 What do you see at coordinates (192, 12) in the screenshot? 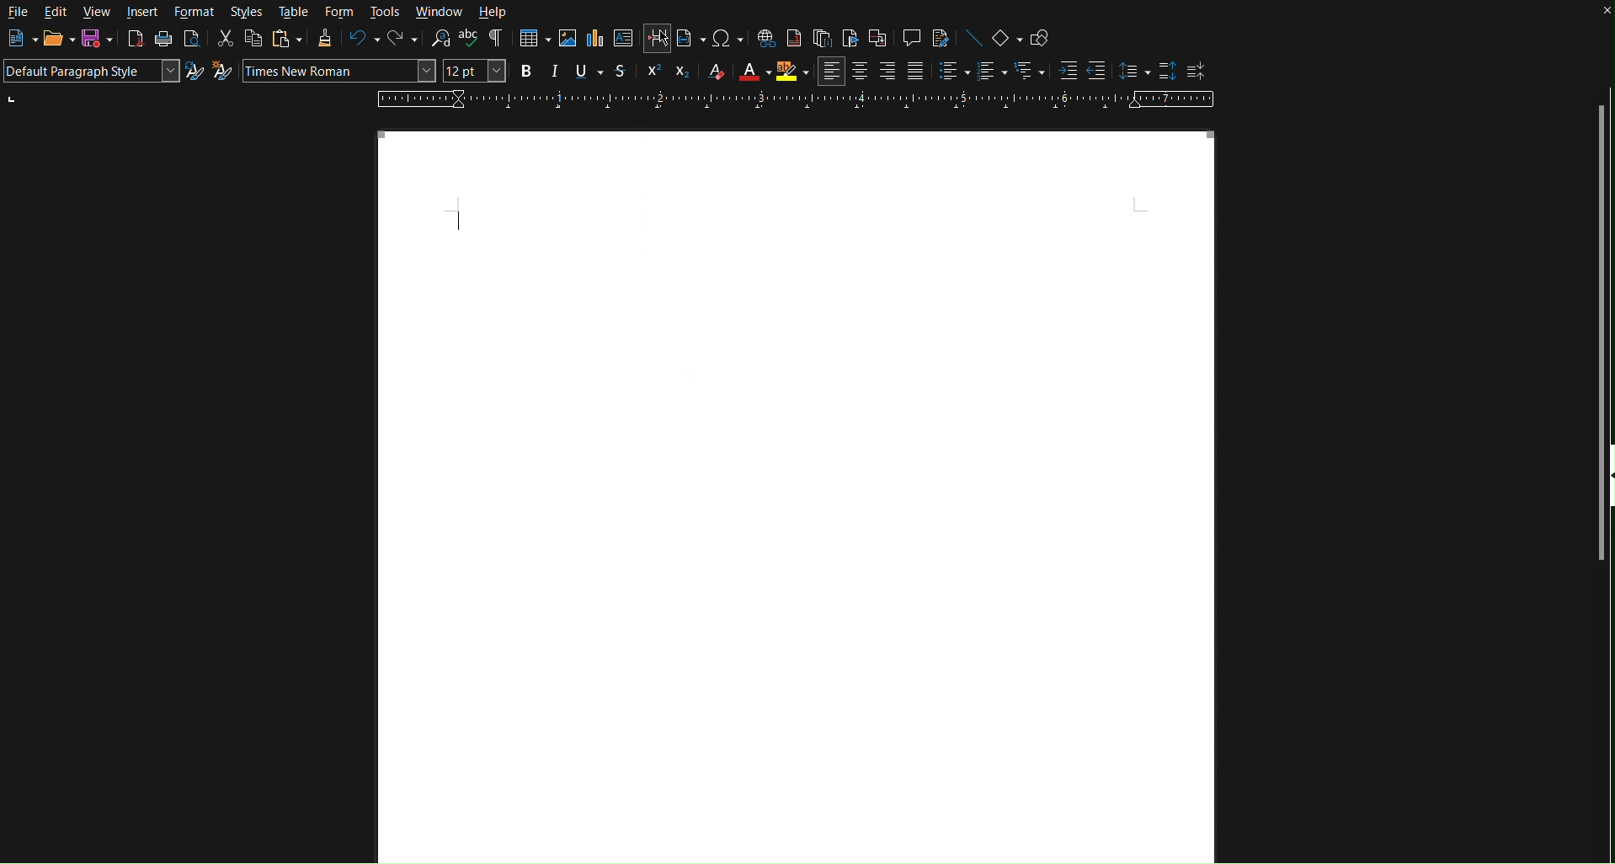
I see `Format` at bounding box center [192, 12].